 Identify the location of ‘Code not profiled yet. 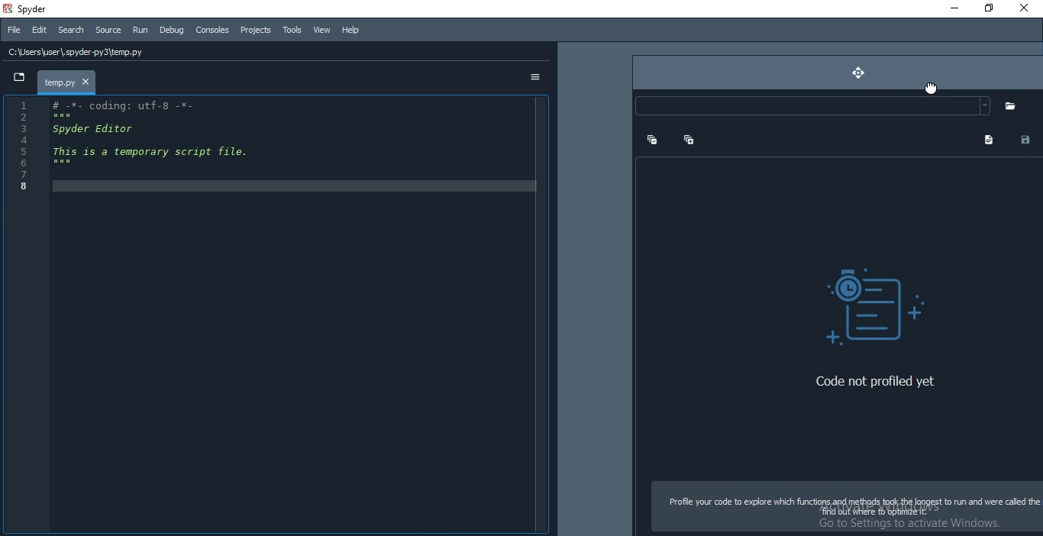
(873, 382).